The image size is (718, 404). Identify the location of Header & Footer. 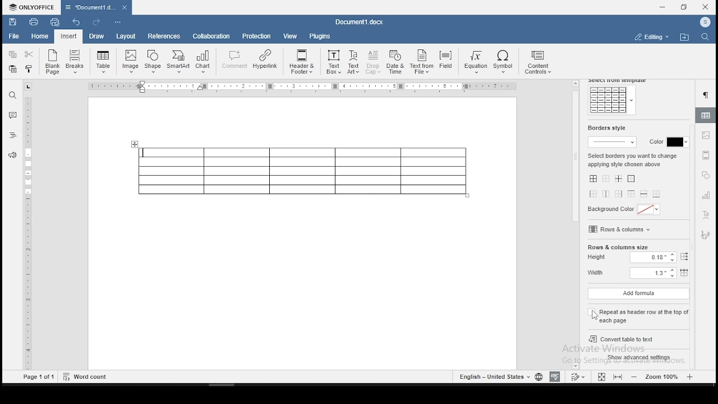
(301, 62).